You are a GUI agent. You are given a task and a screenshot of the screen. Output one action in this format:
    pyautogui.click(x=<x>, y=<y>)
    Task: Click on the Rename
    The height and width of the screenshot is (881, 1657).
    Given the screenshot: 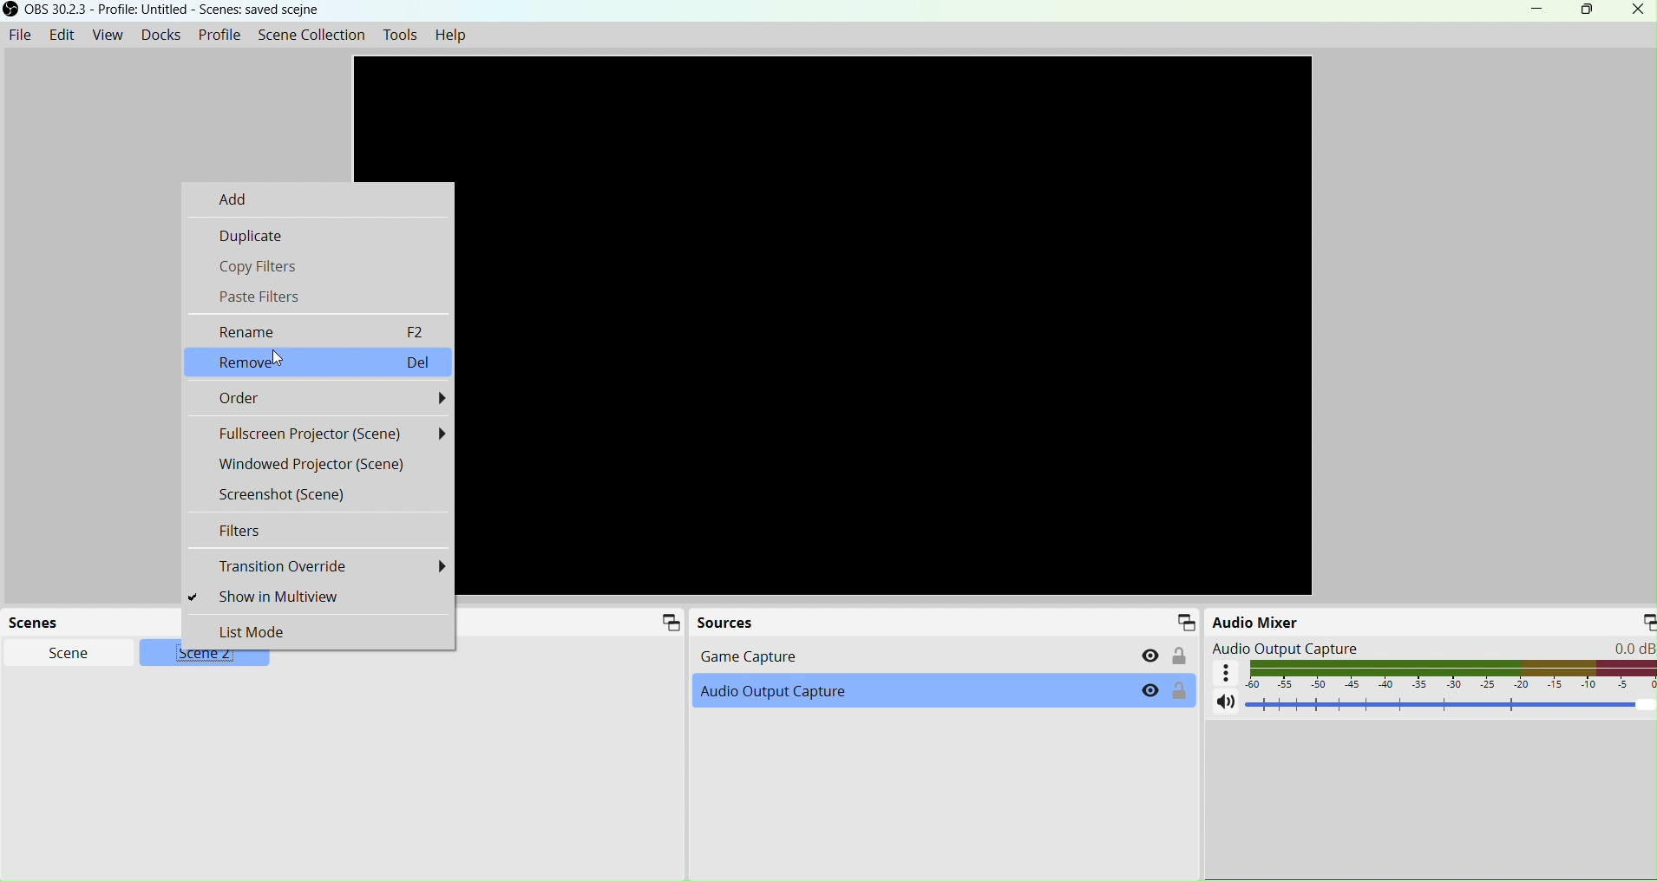 What is the action you would take?
    pyautogui.click(x=319, y=330)
    